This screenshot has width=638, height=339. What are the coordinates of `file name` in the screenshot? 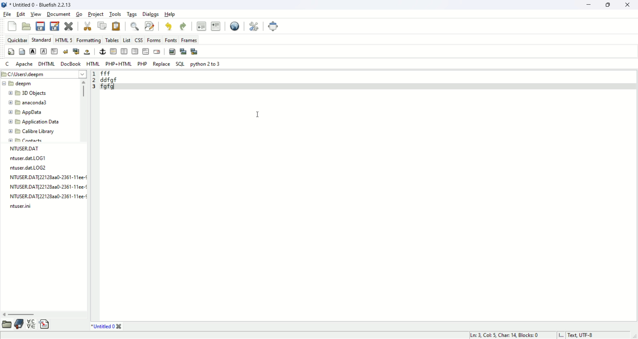 It's located at (33, 159).